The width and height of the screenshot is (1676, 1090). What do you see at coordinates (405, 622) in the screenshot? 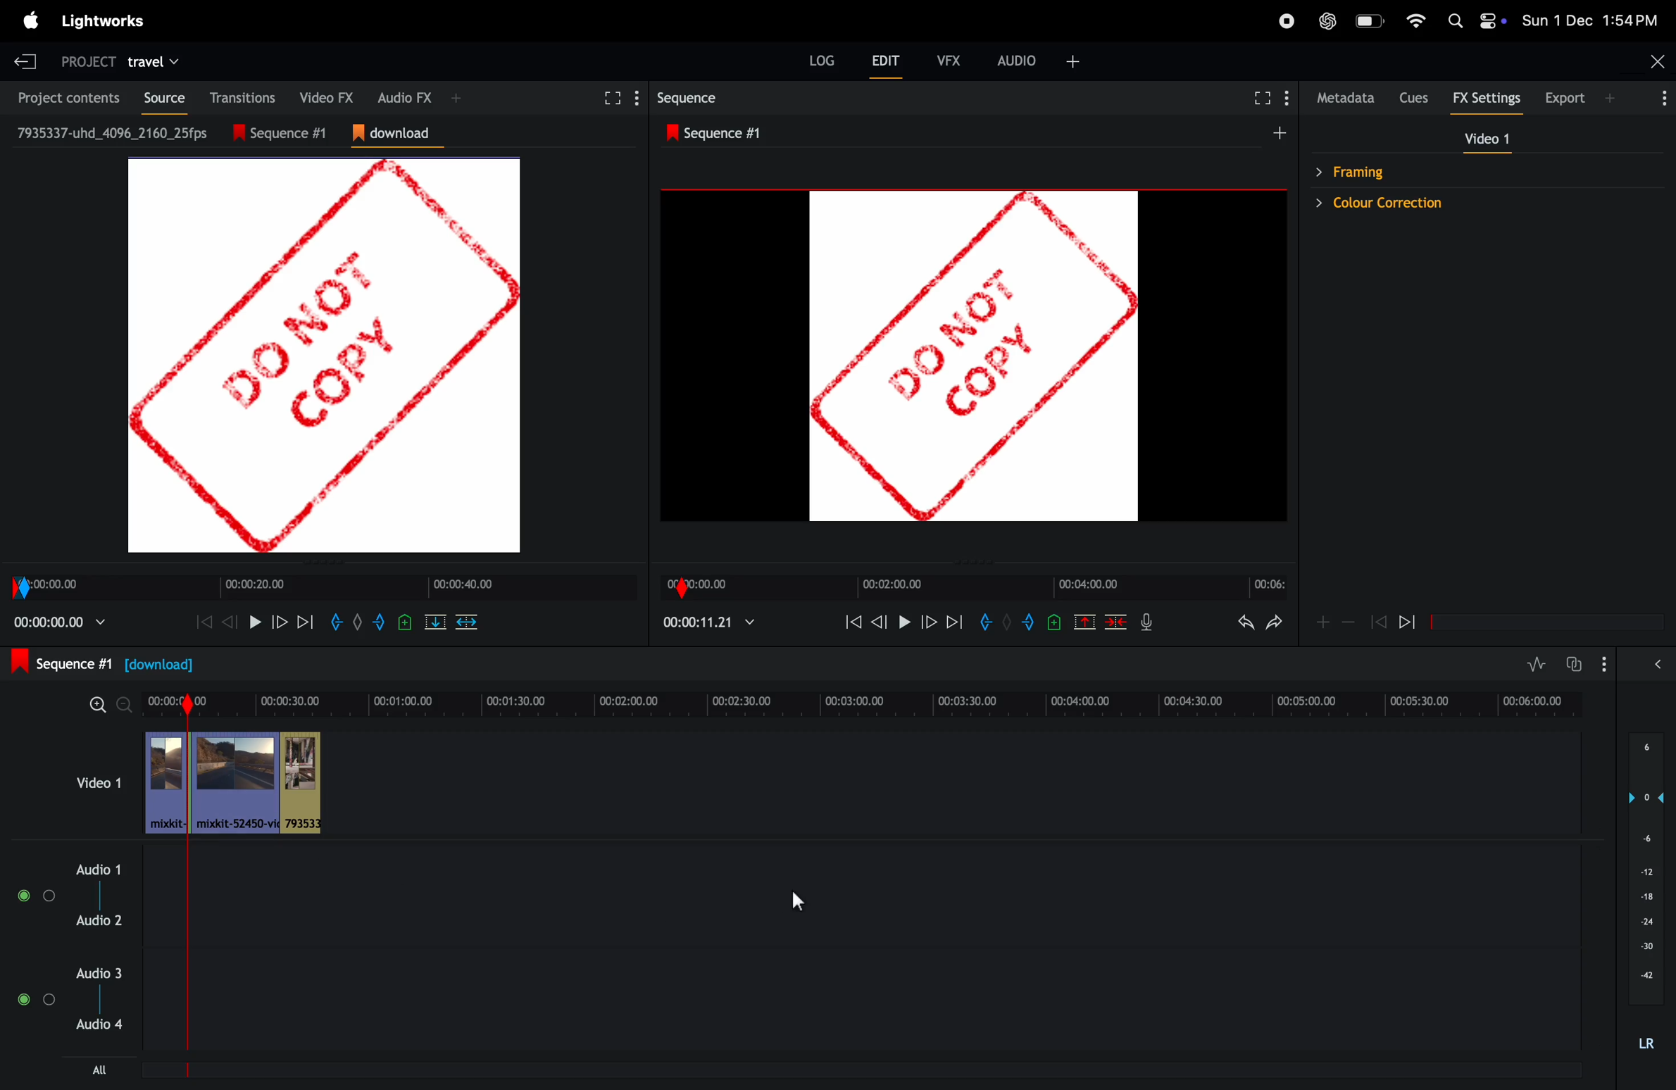
I see `add to current position` at bounding box center [405, 622].